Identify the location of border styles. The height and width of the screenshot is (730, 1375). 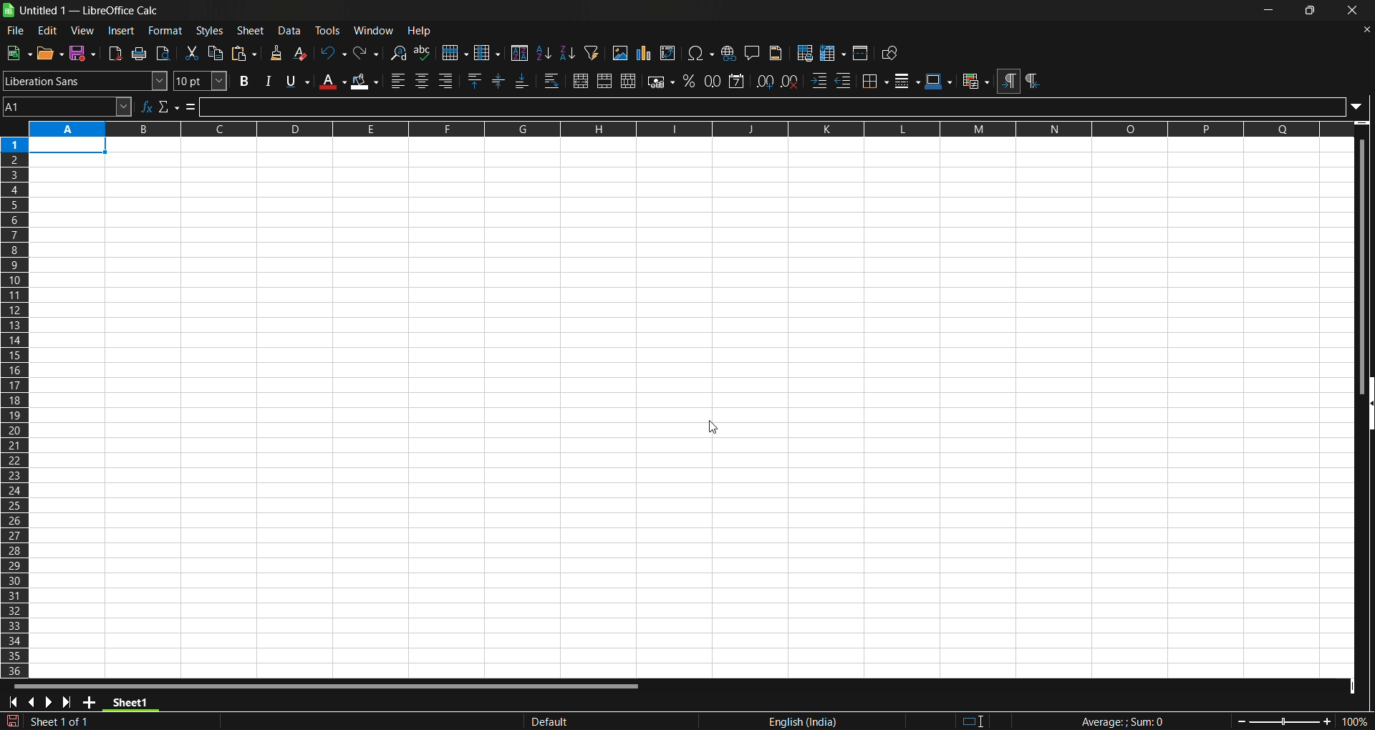
(907, 81).